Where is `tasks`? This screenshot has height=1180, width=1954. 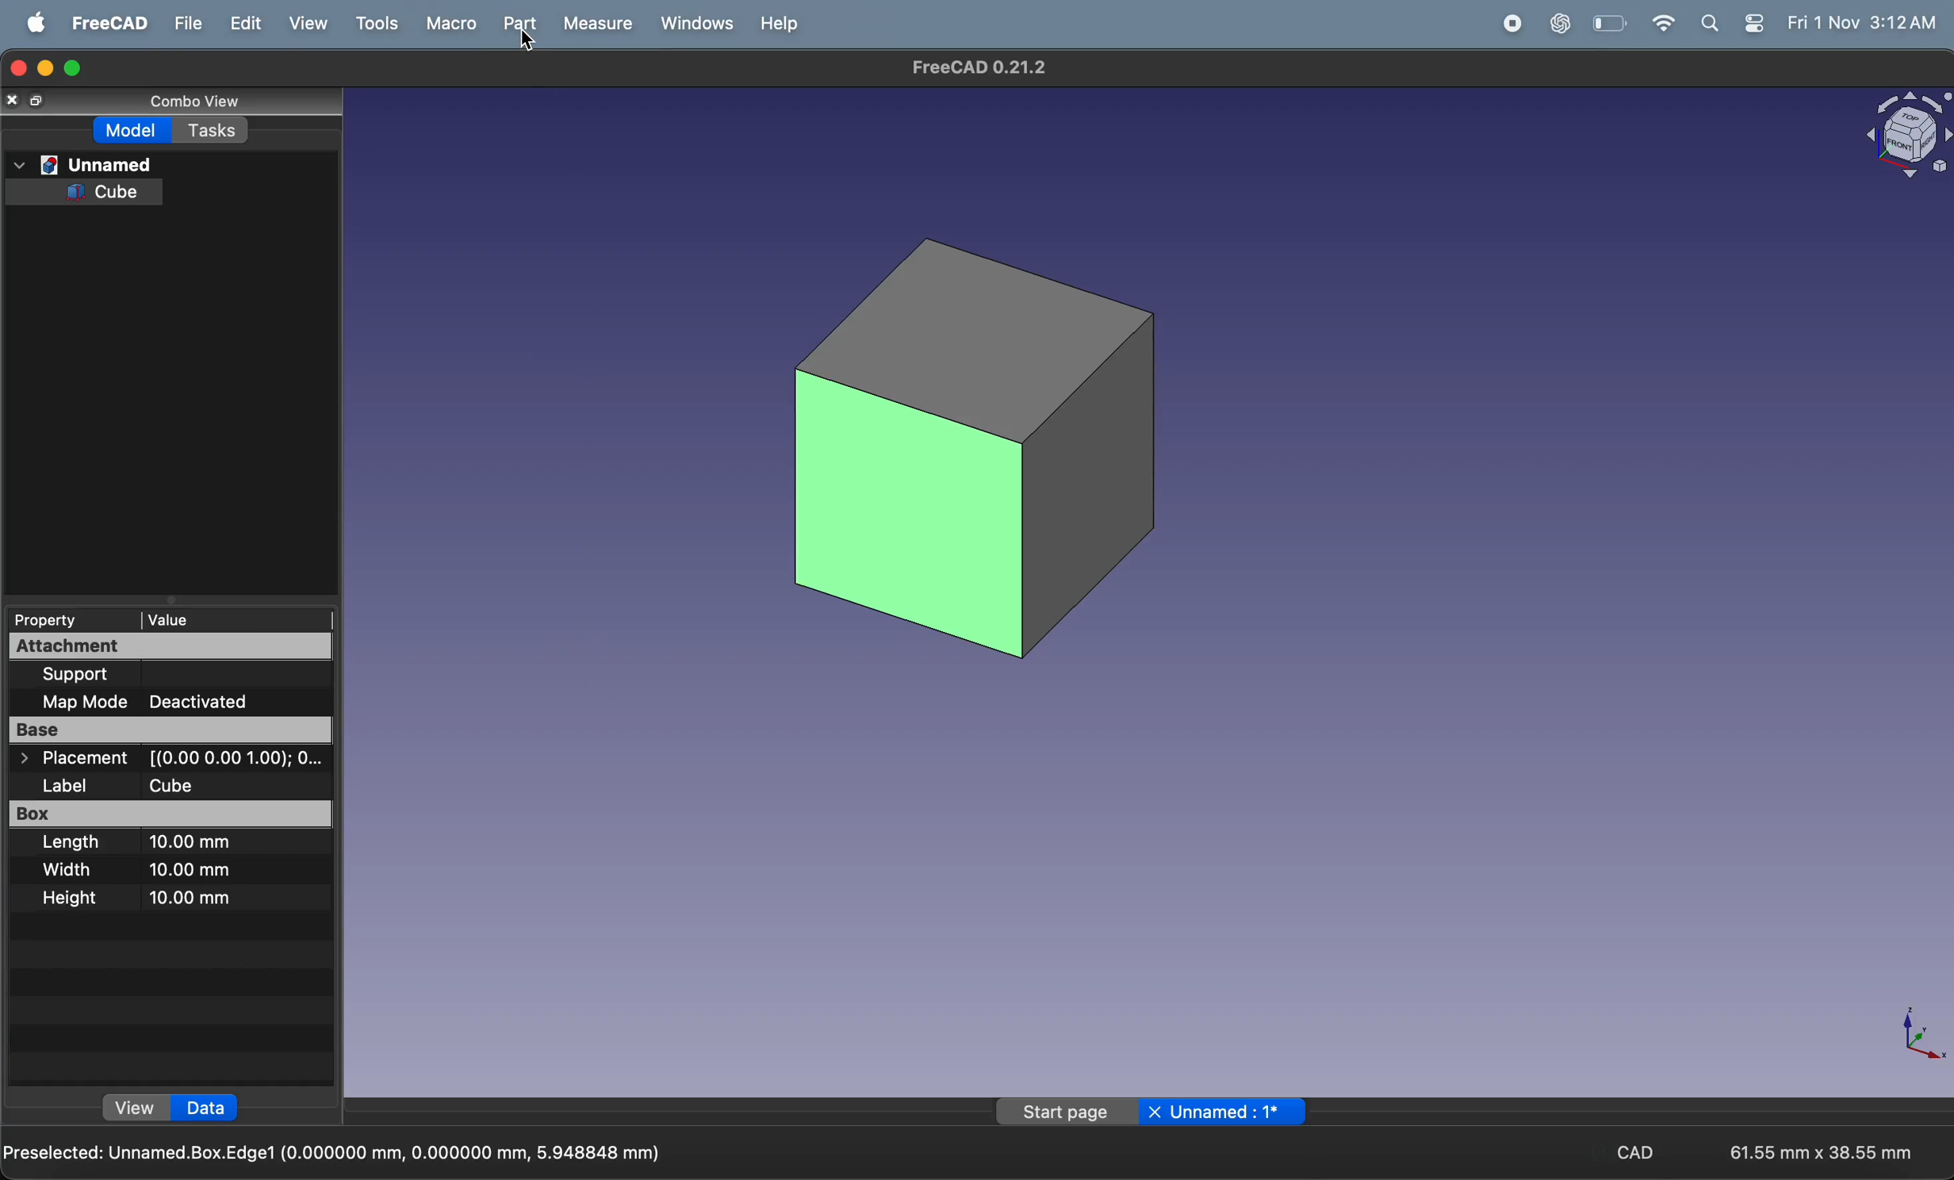
tasks is located at coordinates (214, 132).